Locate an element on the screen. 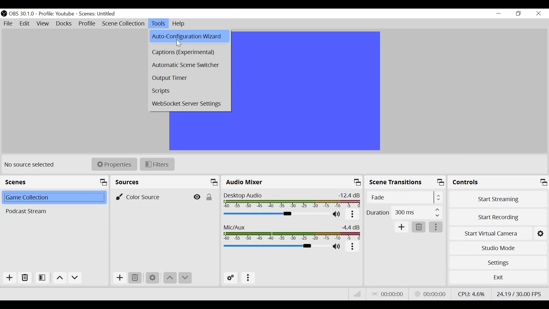 The height and width of the screenshot is (309, 549). Bitrate is located at coordinates (358, 294).